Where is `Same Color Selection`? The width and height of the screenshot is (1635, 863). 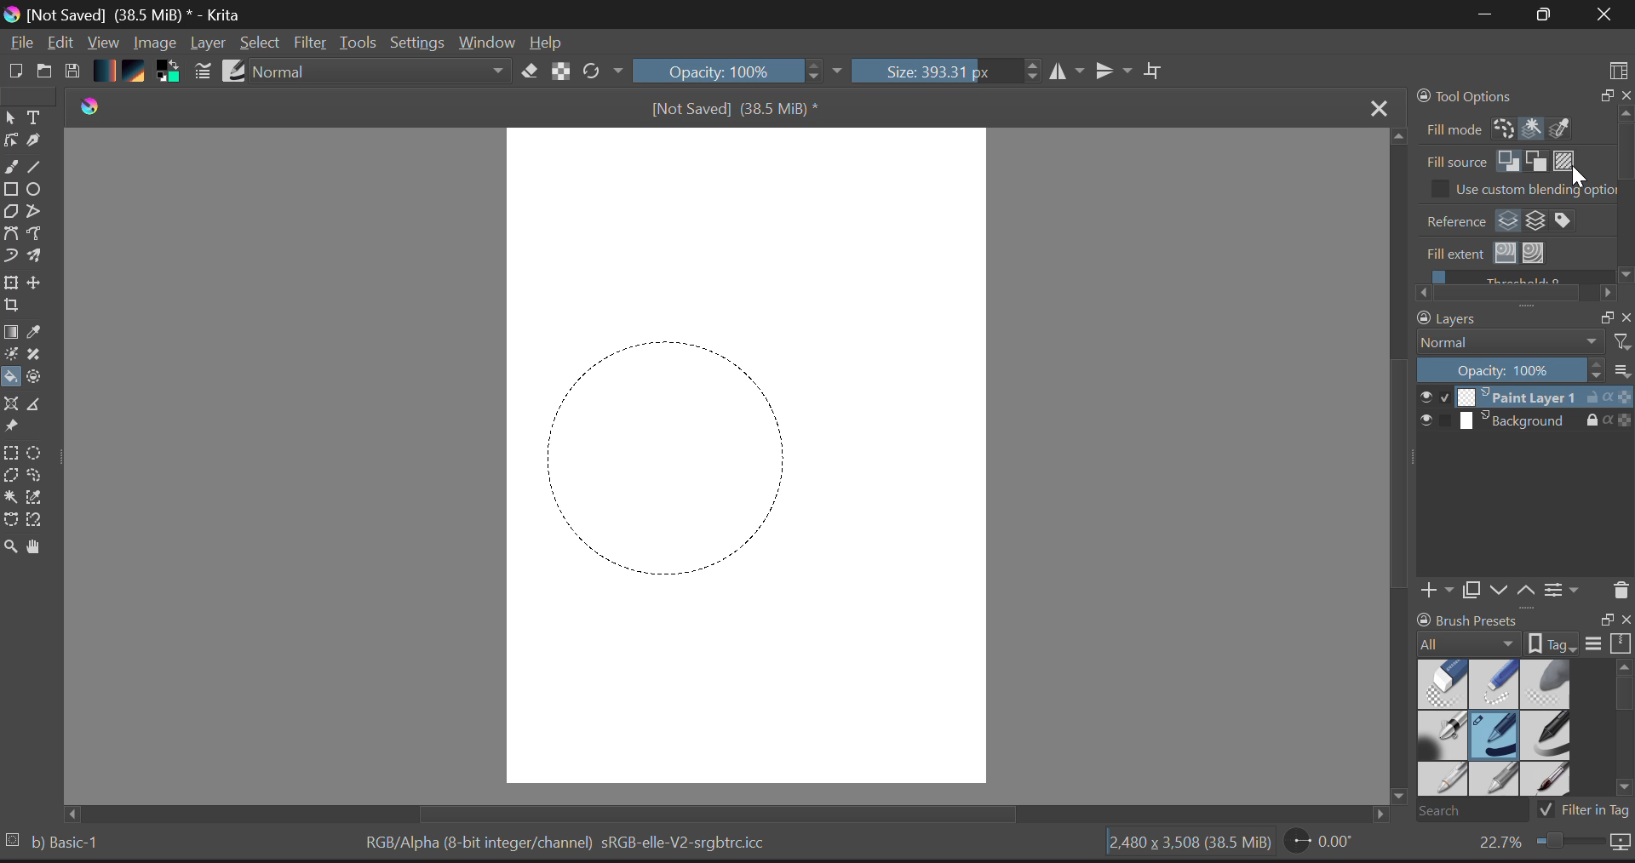
Same Color Selection is located at coordinates (40, 500).